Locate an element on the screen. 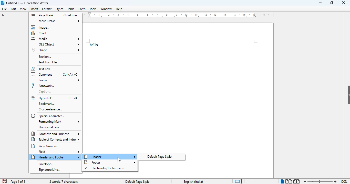 This screenshot has height=184, width=350. zoom in or zoom out bar is located at coordinates (320, 181).